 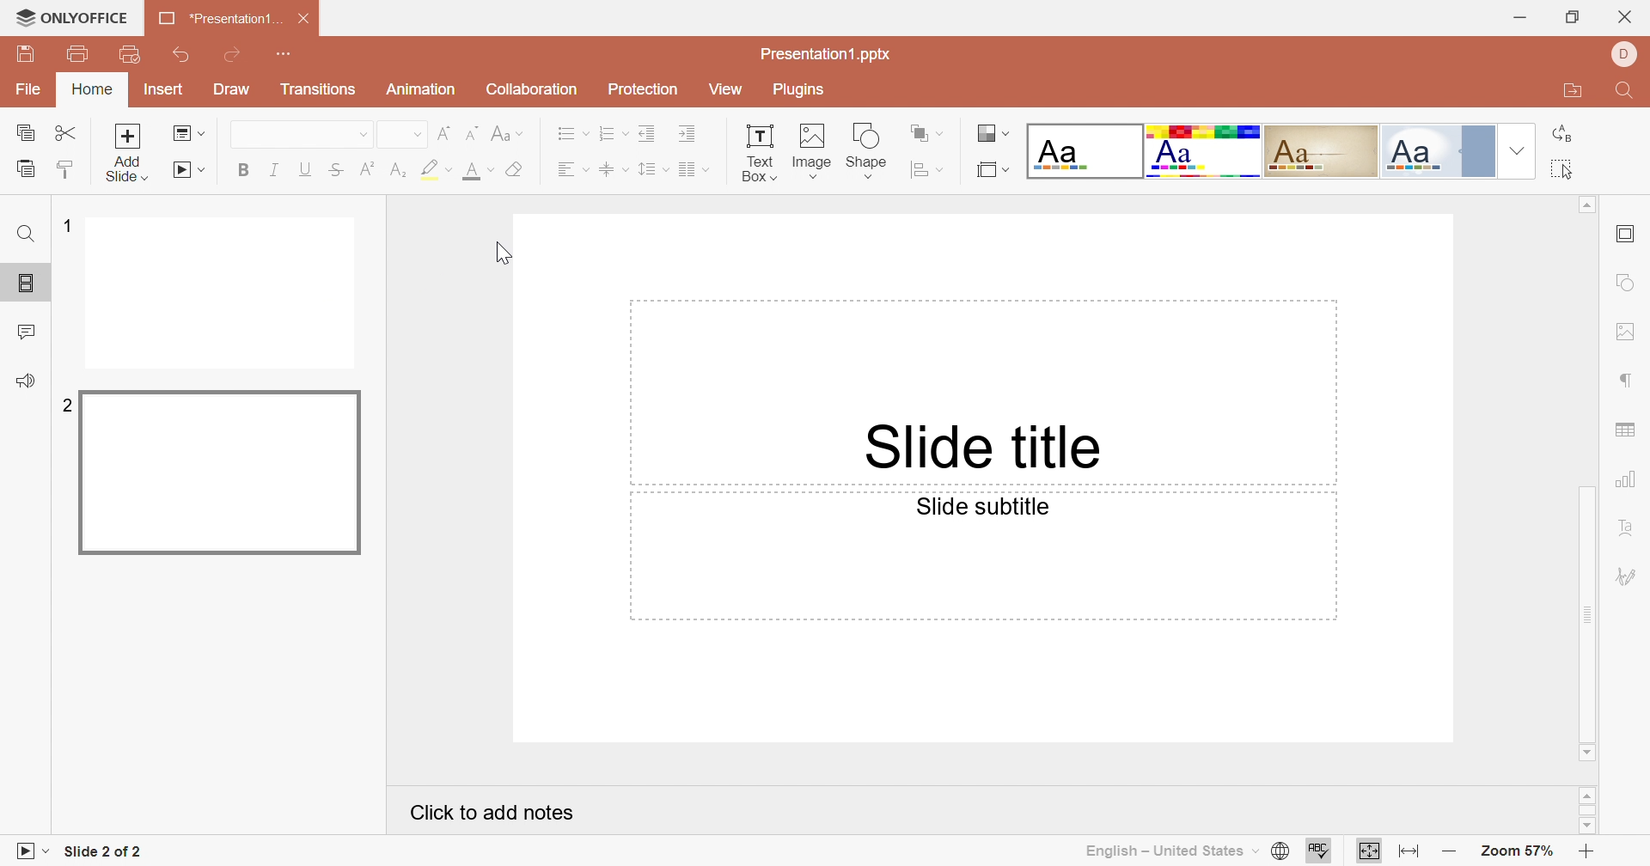 I want to click on Find, so click(x=1622, y=89).